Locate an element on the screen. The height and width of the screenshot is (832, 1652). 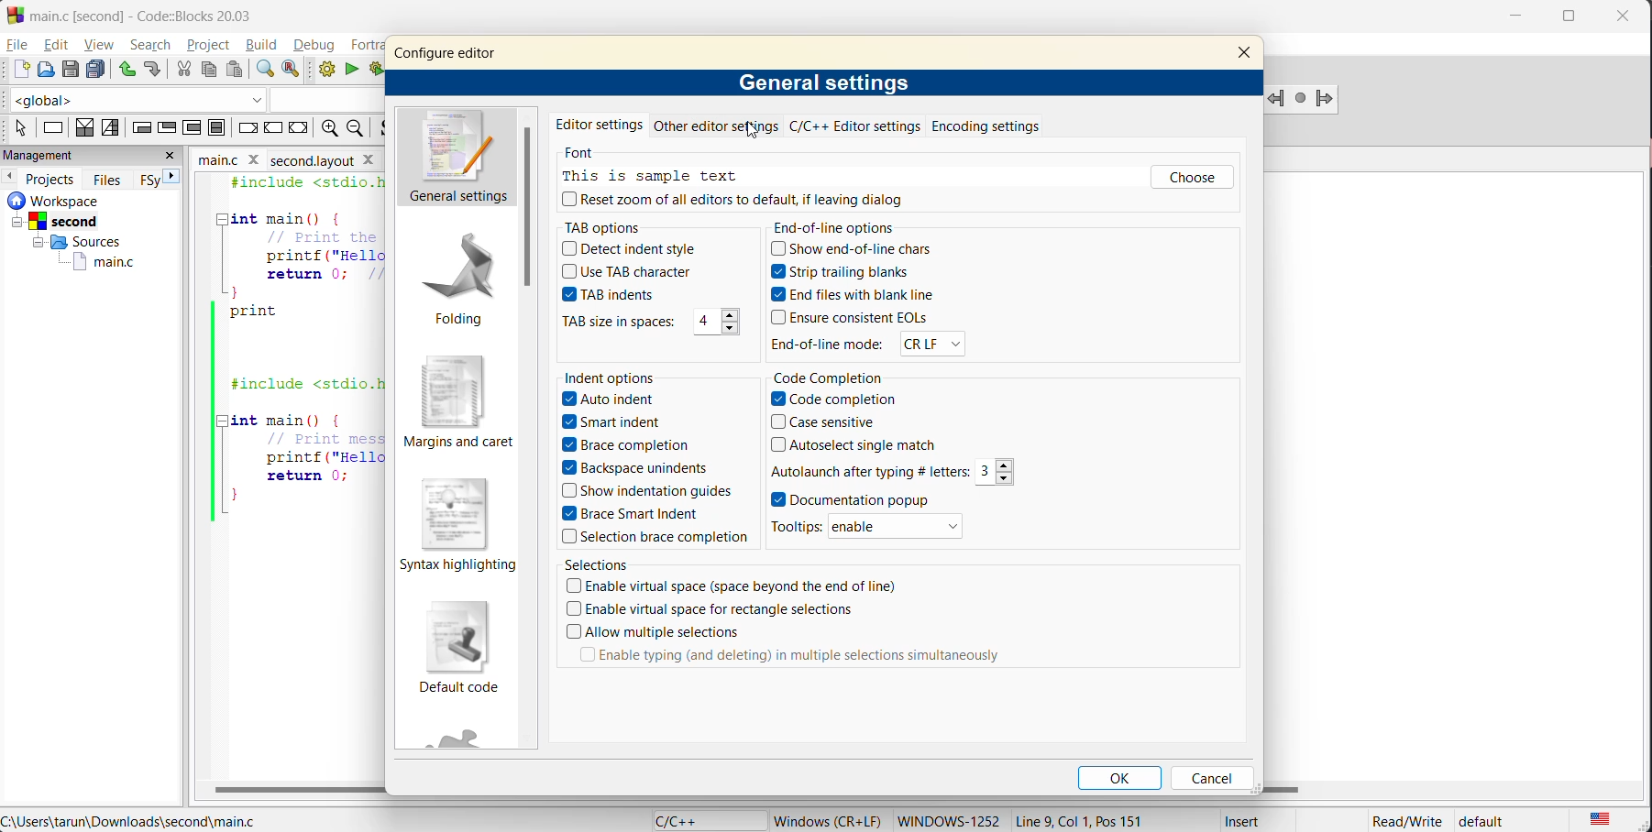
Line 9, Col 1, Pos 151 is located at coordinates (1096, 816).